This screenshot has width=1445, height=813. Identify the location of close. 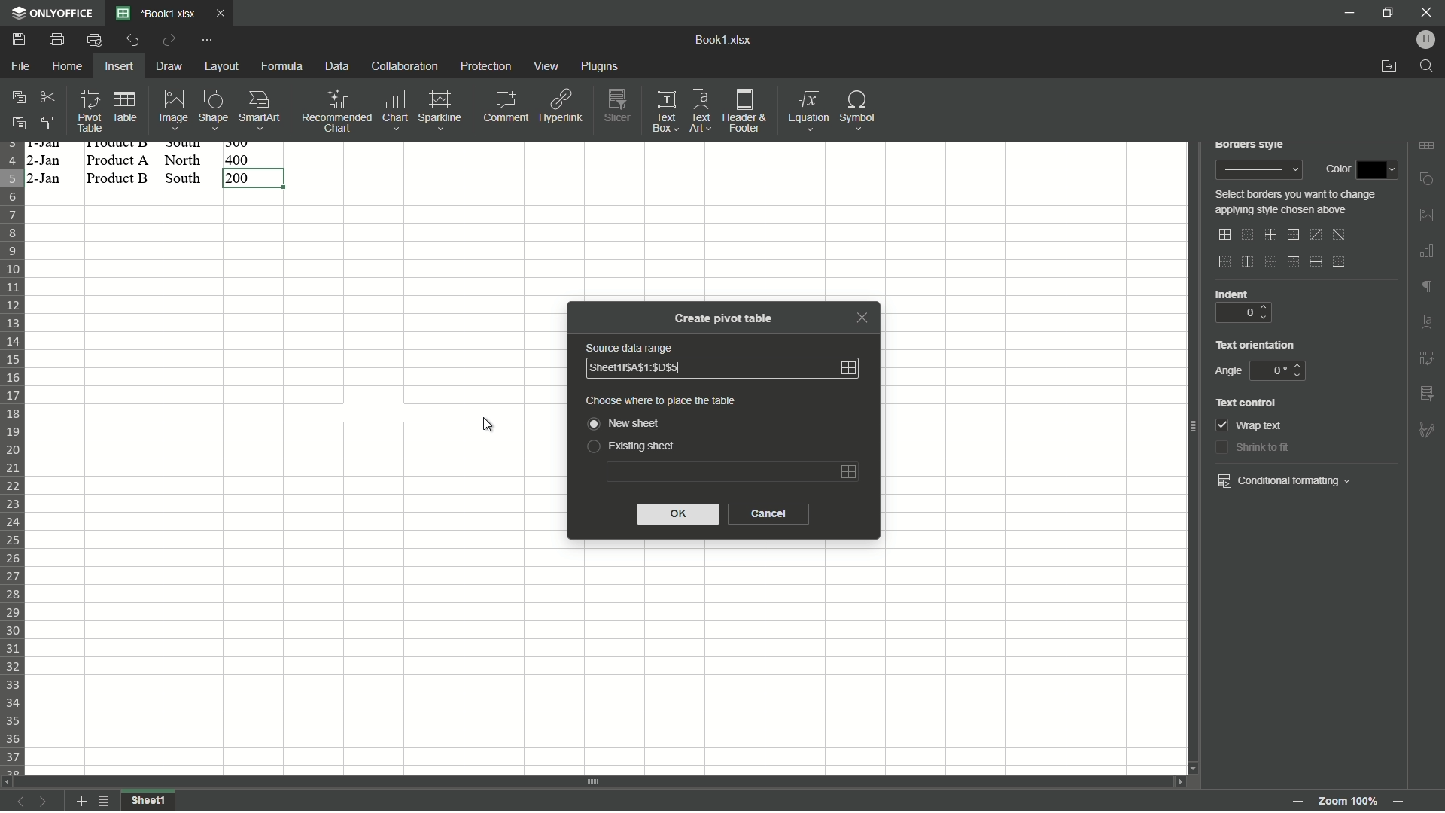
(862, 317).